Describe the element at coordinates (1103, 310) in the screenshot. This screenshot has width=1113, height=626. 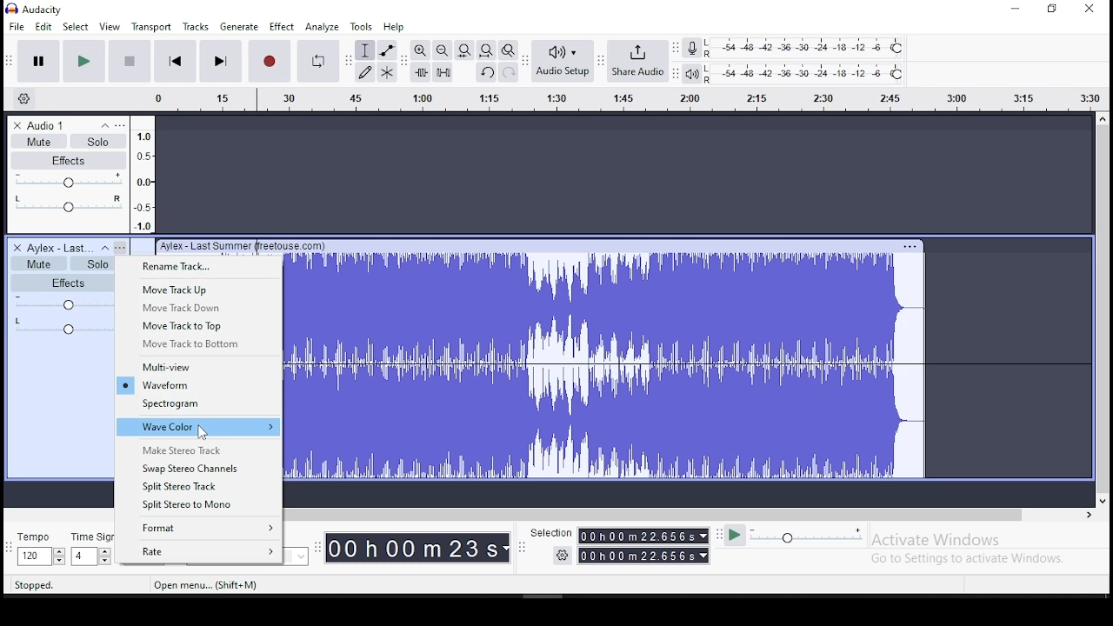
I see `scroll bar` at that location.